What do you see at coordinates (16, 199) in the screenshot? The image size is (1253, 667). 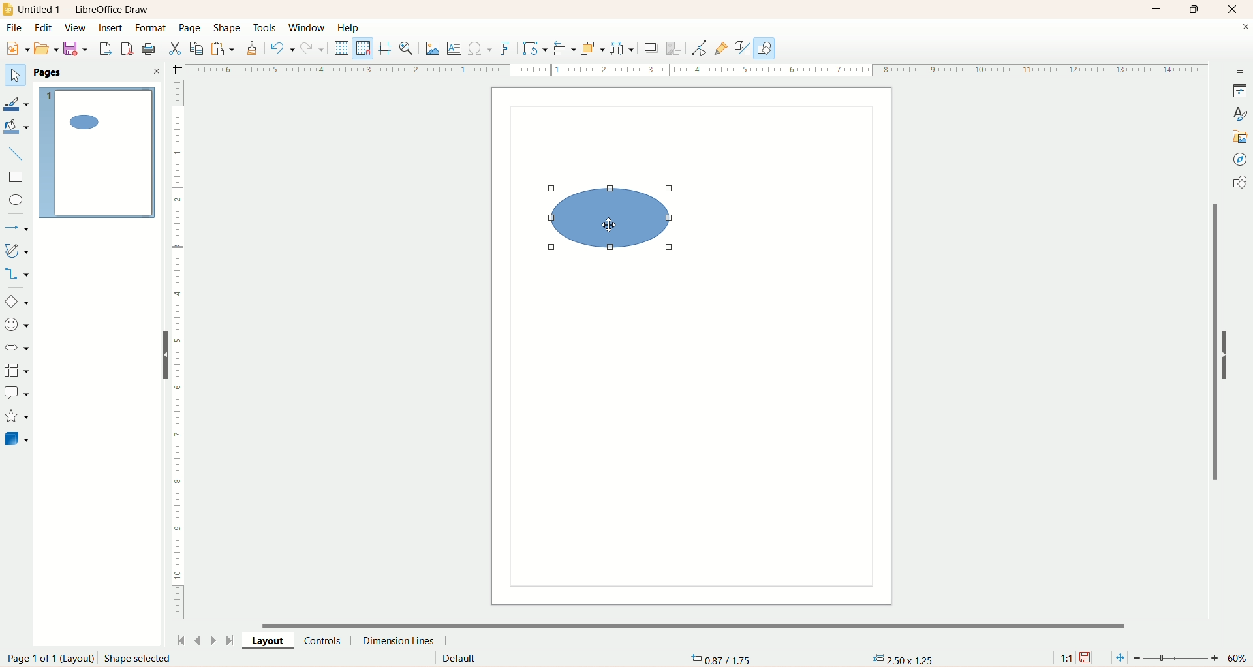 I see `ellipse` at bounding box center [16, 199].